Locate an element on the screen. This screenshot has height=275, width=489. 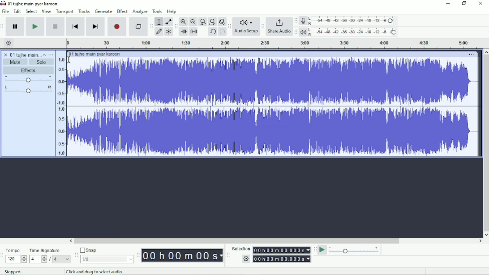
Record is located at coordinates (117, 26).